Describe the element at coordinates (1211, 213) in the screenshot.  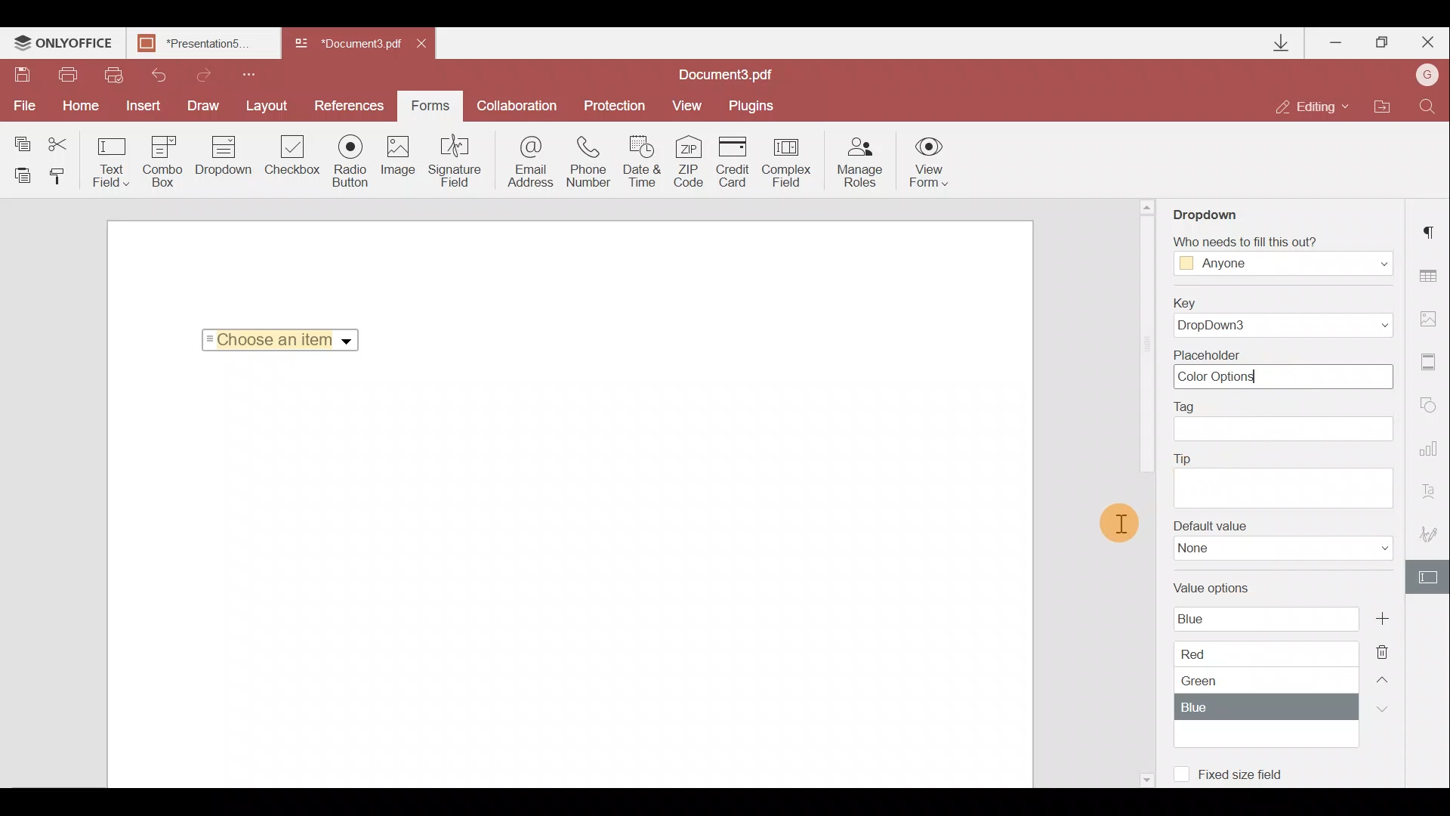
I see `Dropdown` at that location.